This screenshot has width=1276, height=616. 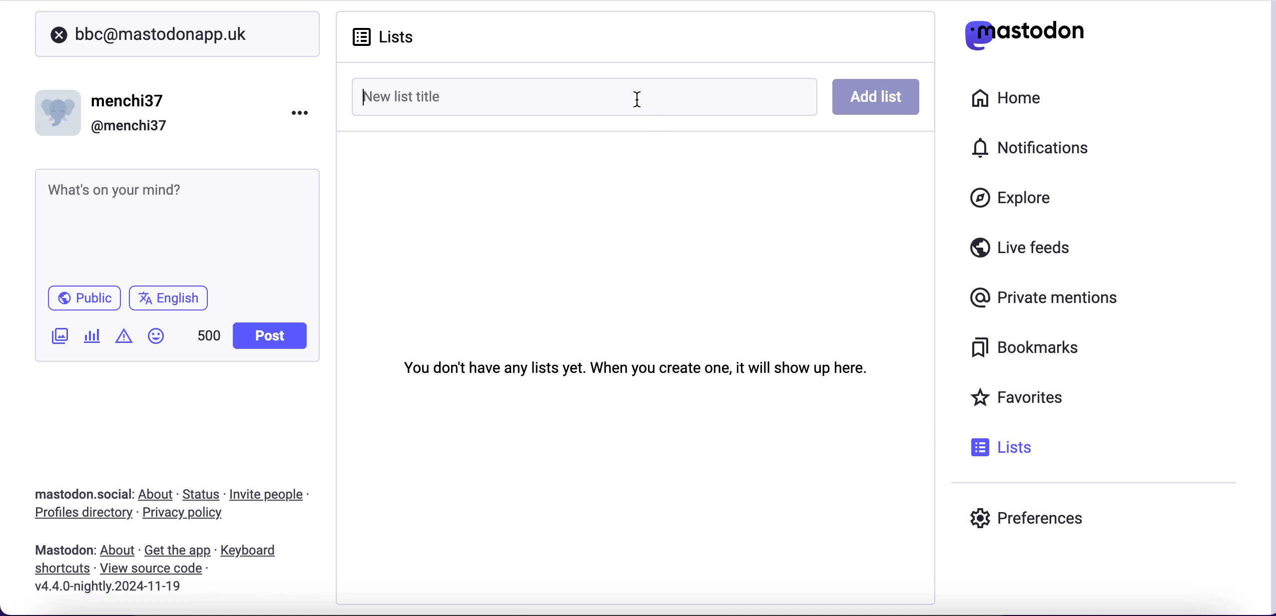 What do you see at coordinates (272, 495) in the screenshot?
I see `invite people` at bounding box center [272, 495].